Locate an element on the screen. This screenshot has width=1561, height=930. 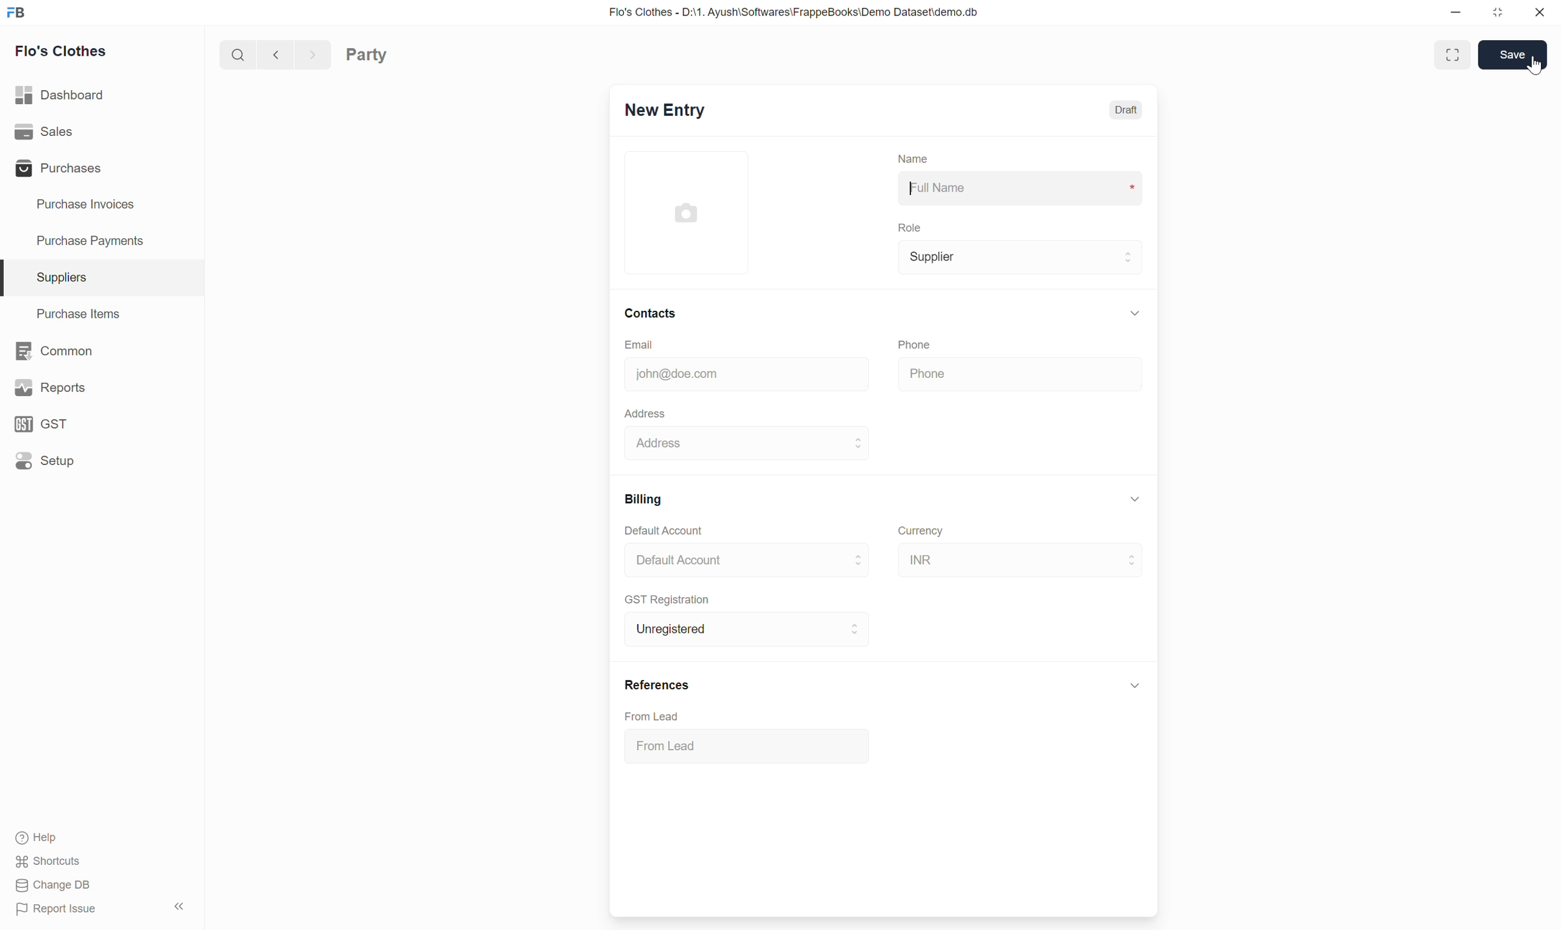
Email is located at coordinates (639, 345).